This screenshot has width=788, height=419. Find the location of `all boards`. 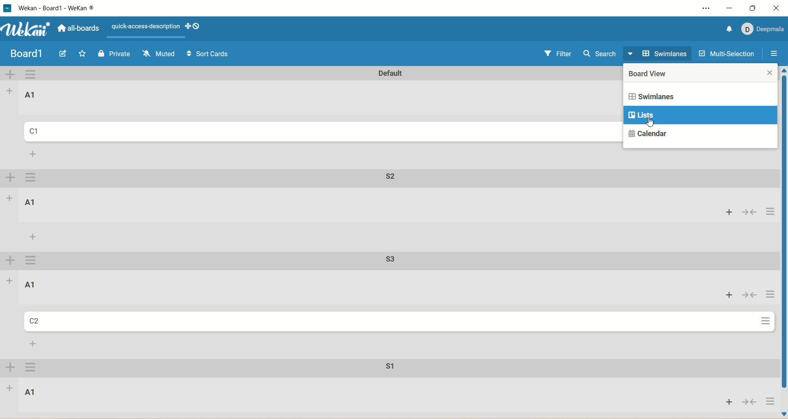

all boards is located at coordinates (81, 30).